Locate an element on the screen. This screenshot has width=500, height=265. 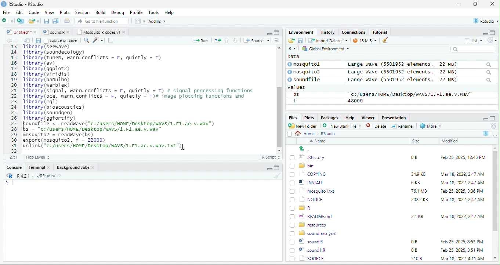
” Go to file/function is located at coordinates (102, 22).